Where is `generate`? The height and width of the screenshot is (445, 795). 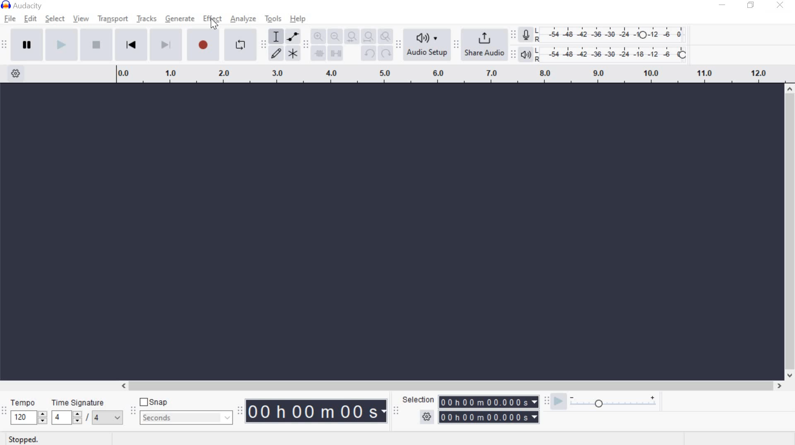
generate is located at coordinates (178, 19).